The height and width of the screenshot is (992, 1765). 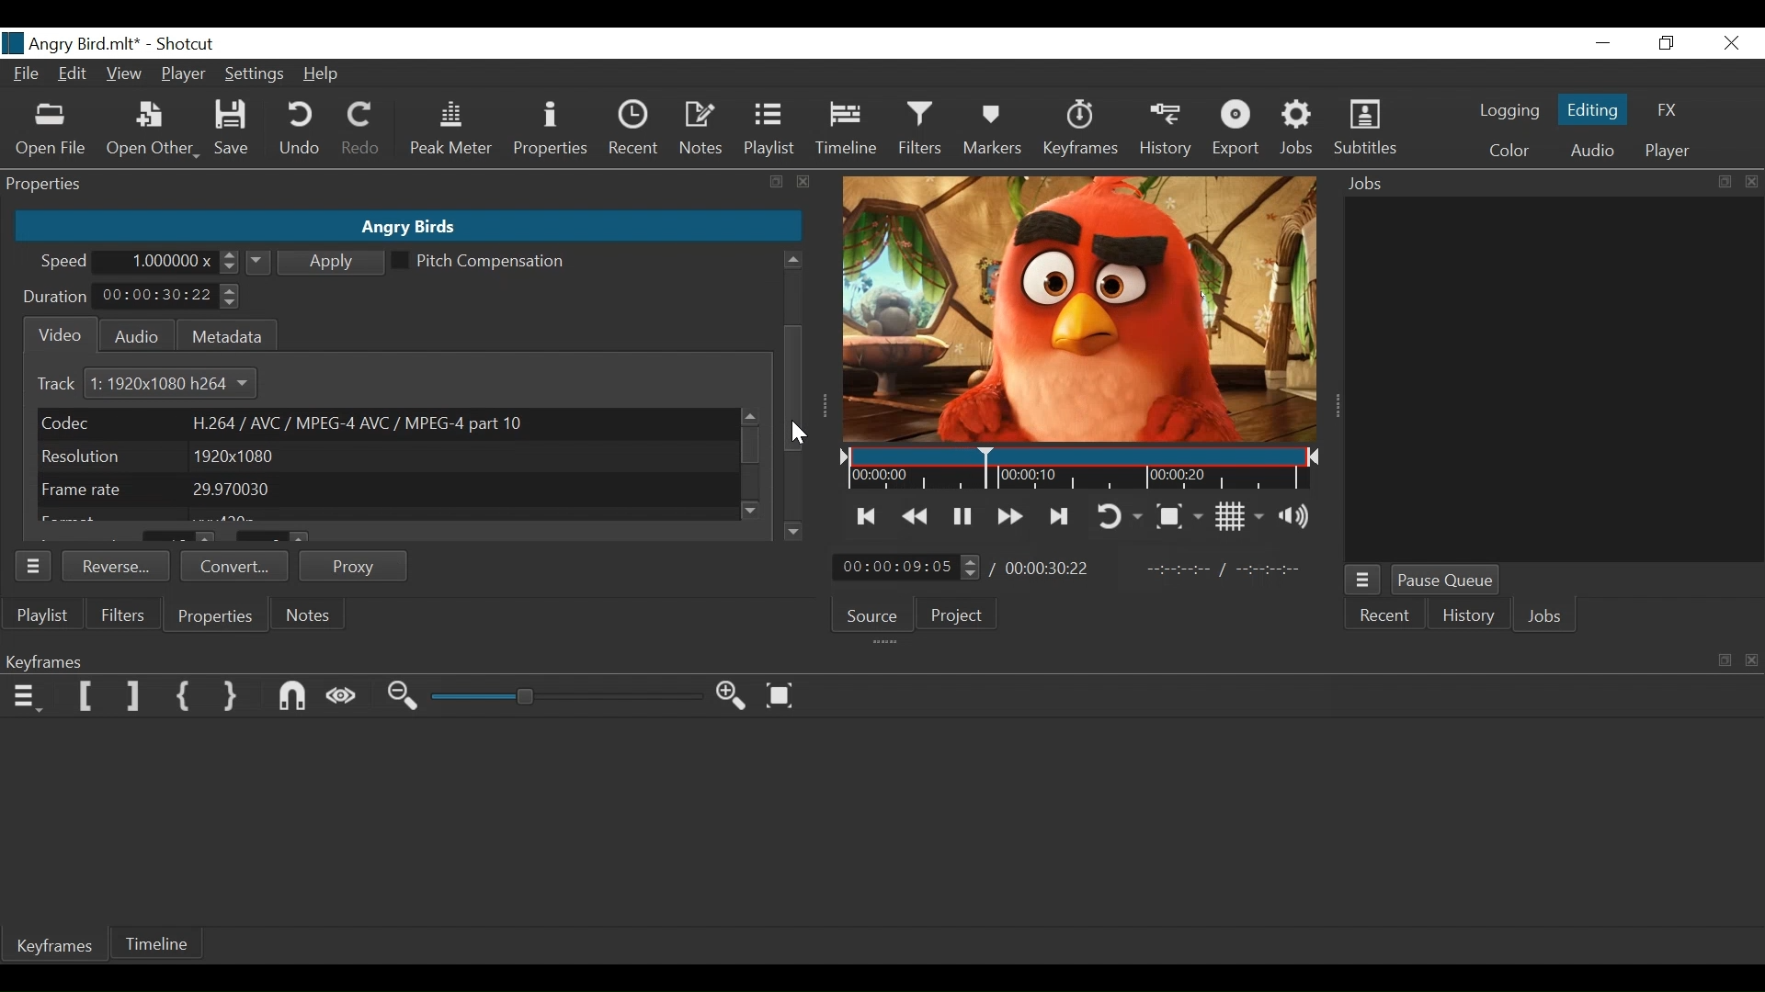 I want to click on Scroll down, so click(x=754, y=510).